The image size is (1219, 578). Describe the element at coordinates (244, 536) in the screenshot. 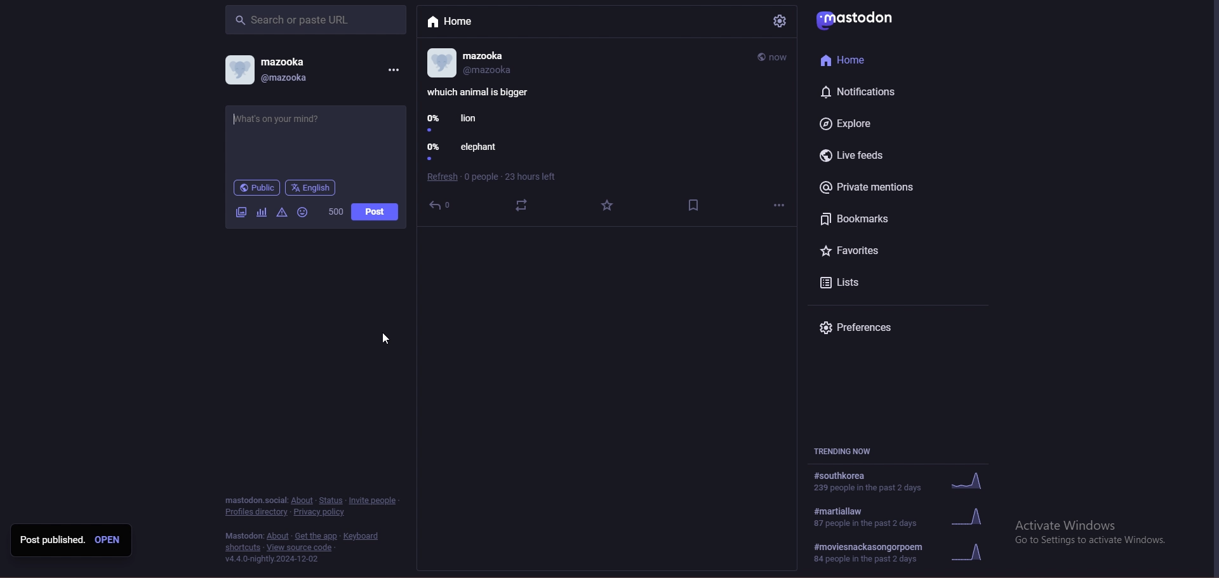

I see `mastodon` at that location.